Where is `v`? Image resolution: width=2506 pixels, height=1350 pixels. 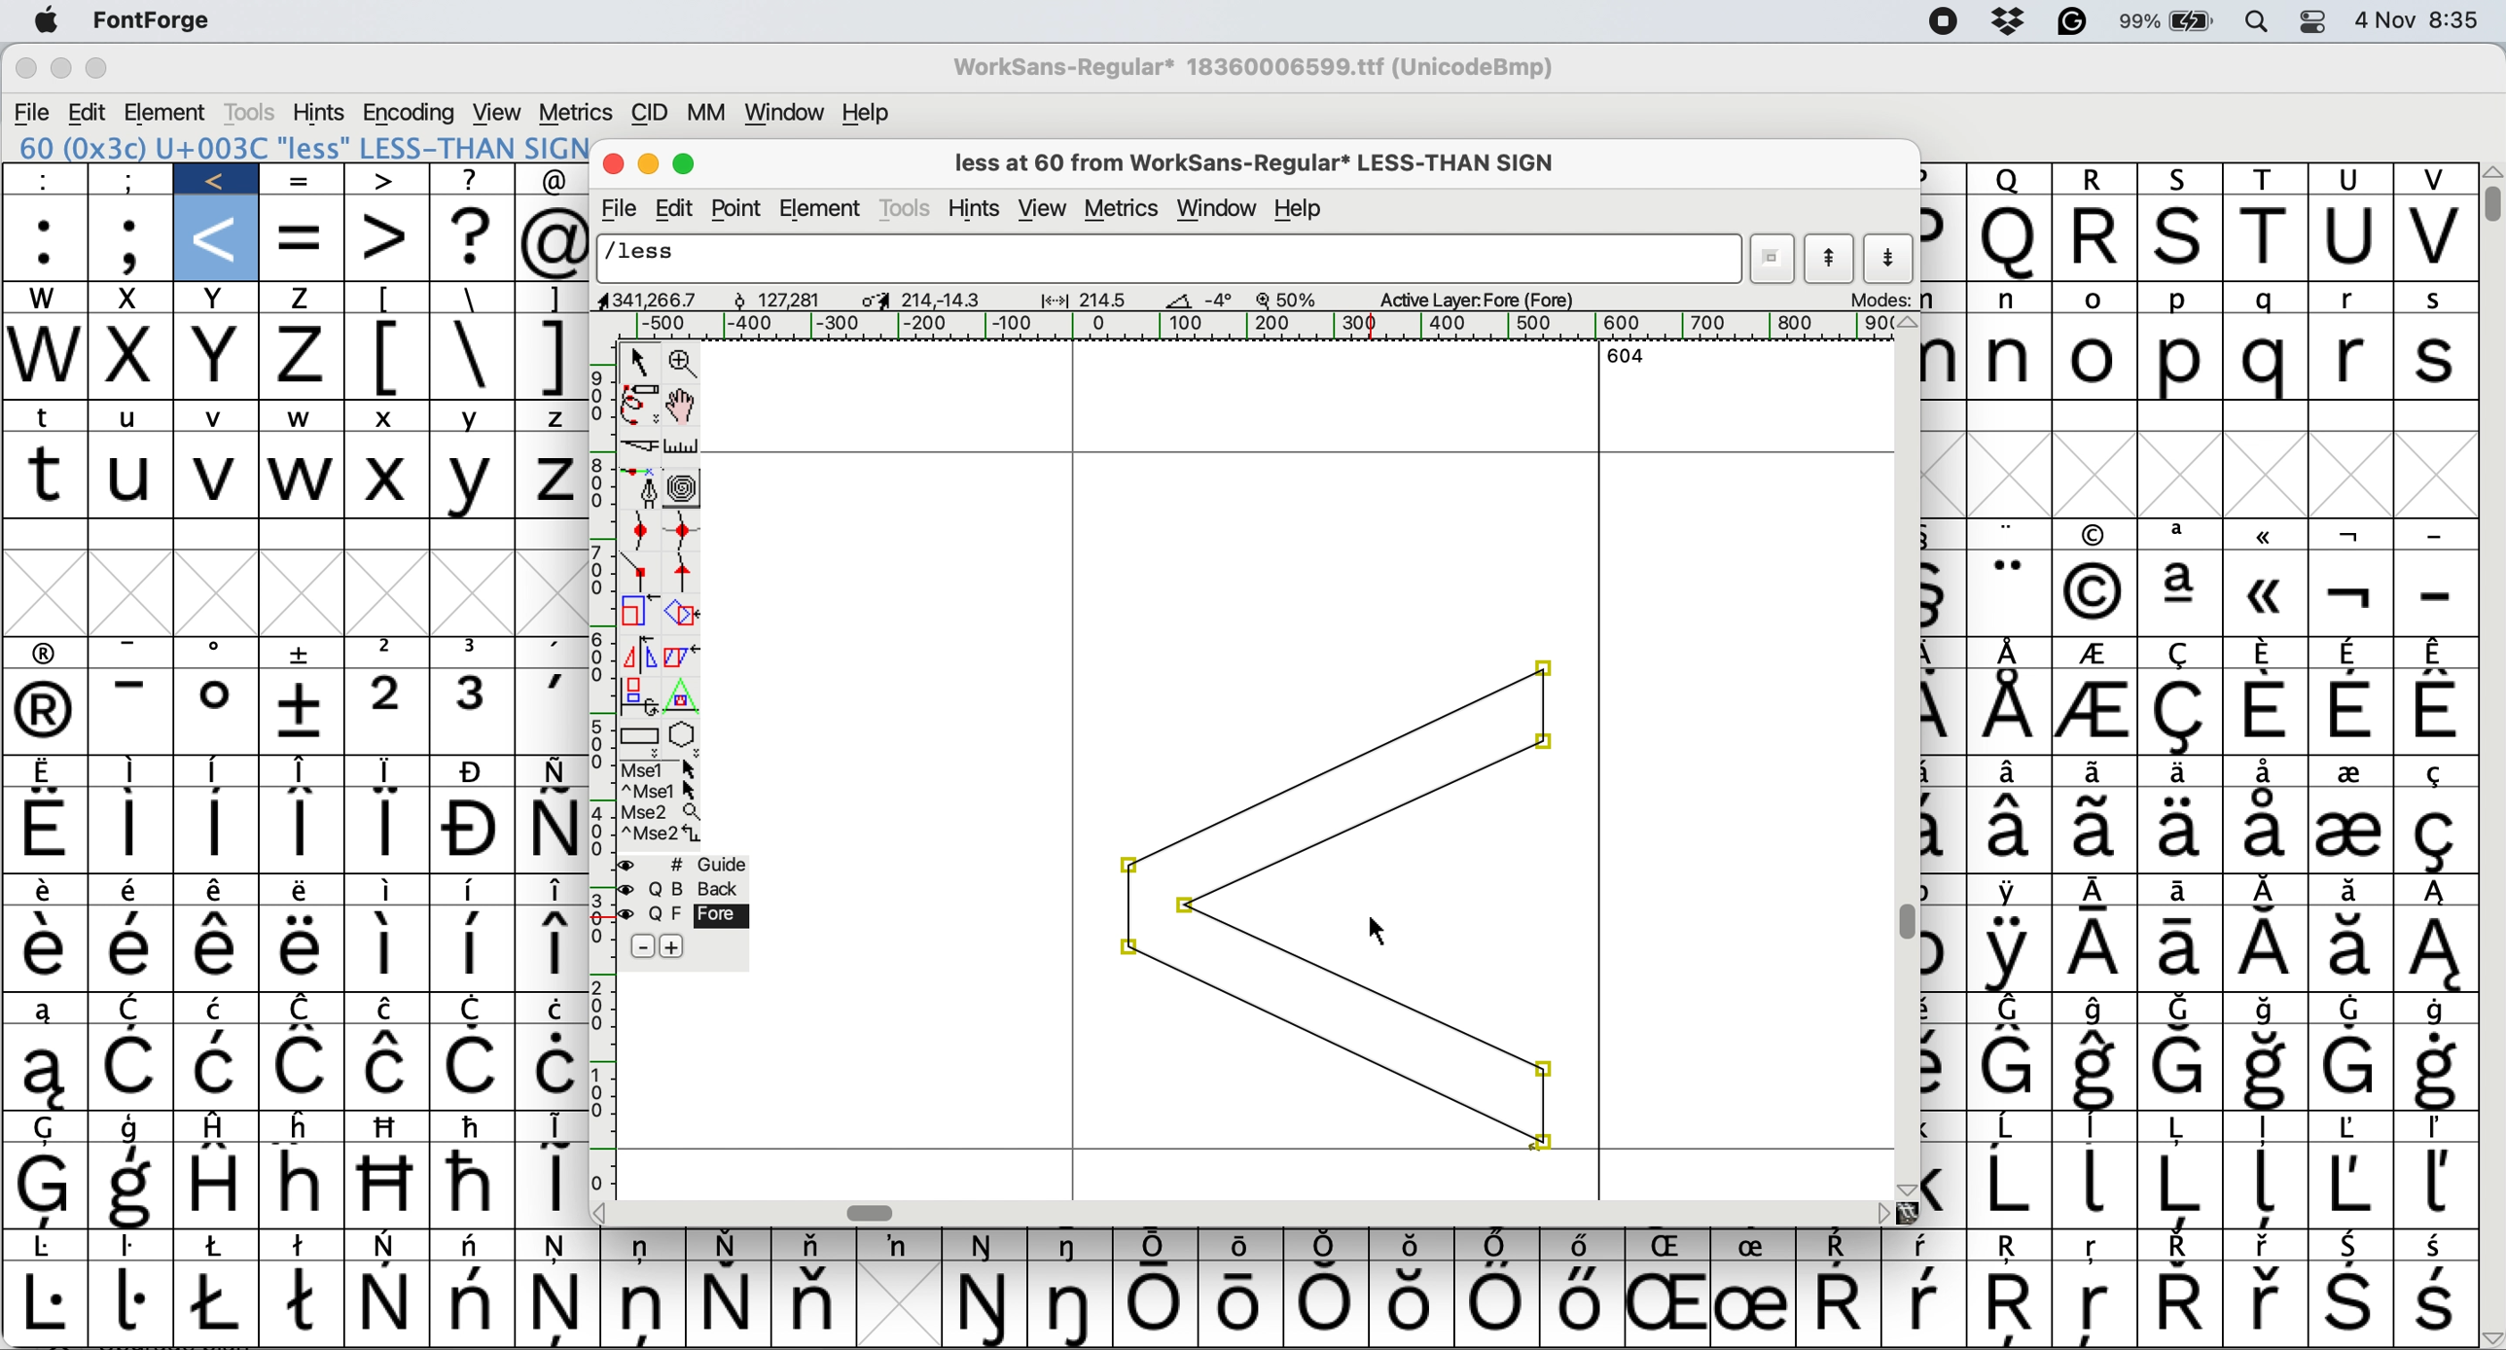 v is located at coordinates (218, 475).